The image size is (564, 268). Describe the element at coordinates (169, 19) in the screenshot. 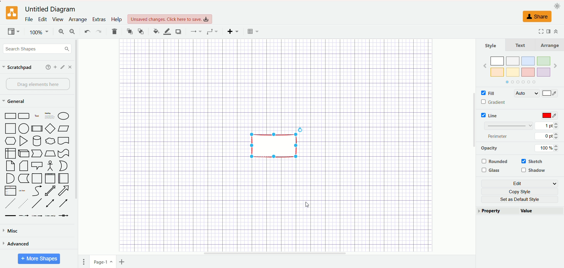

I see `Unsaved changes, click here to save` at that location.